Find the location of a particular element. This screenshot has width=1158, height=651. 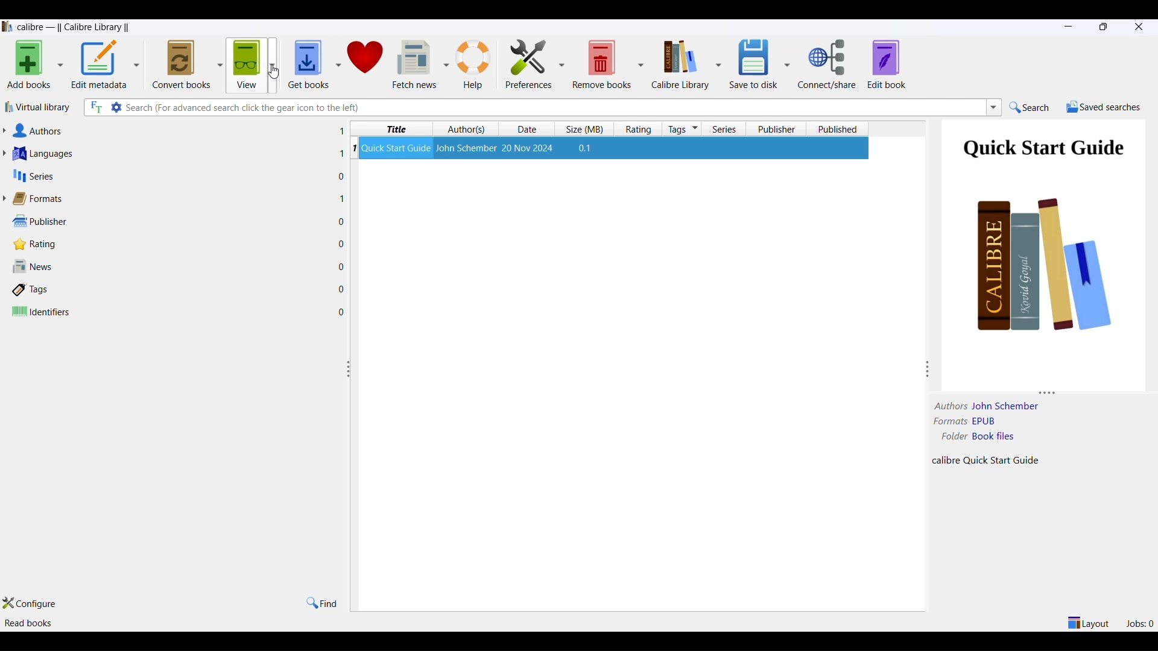

add books options dropdown button is located at coordinates (60, 66).